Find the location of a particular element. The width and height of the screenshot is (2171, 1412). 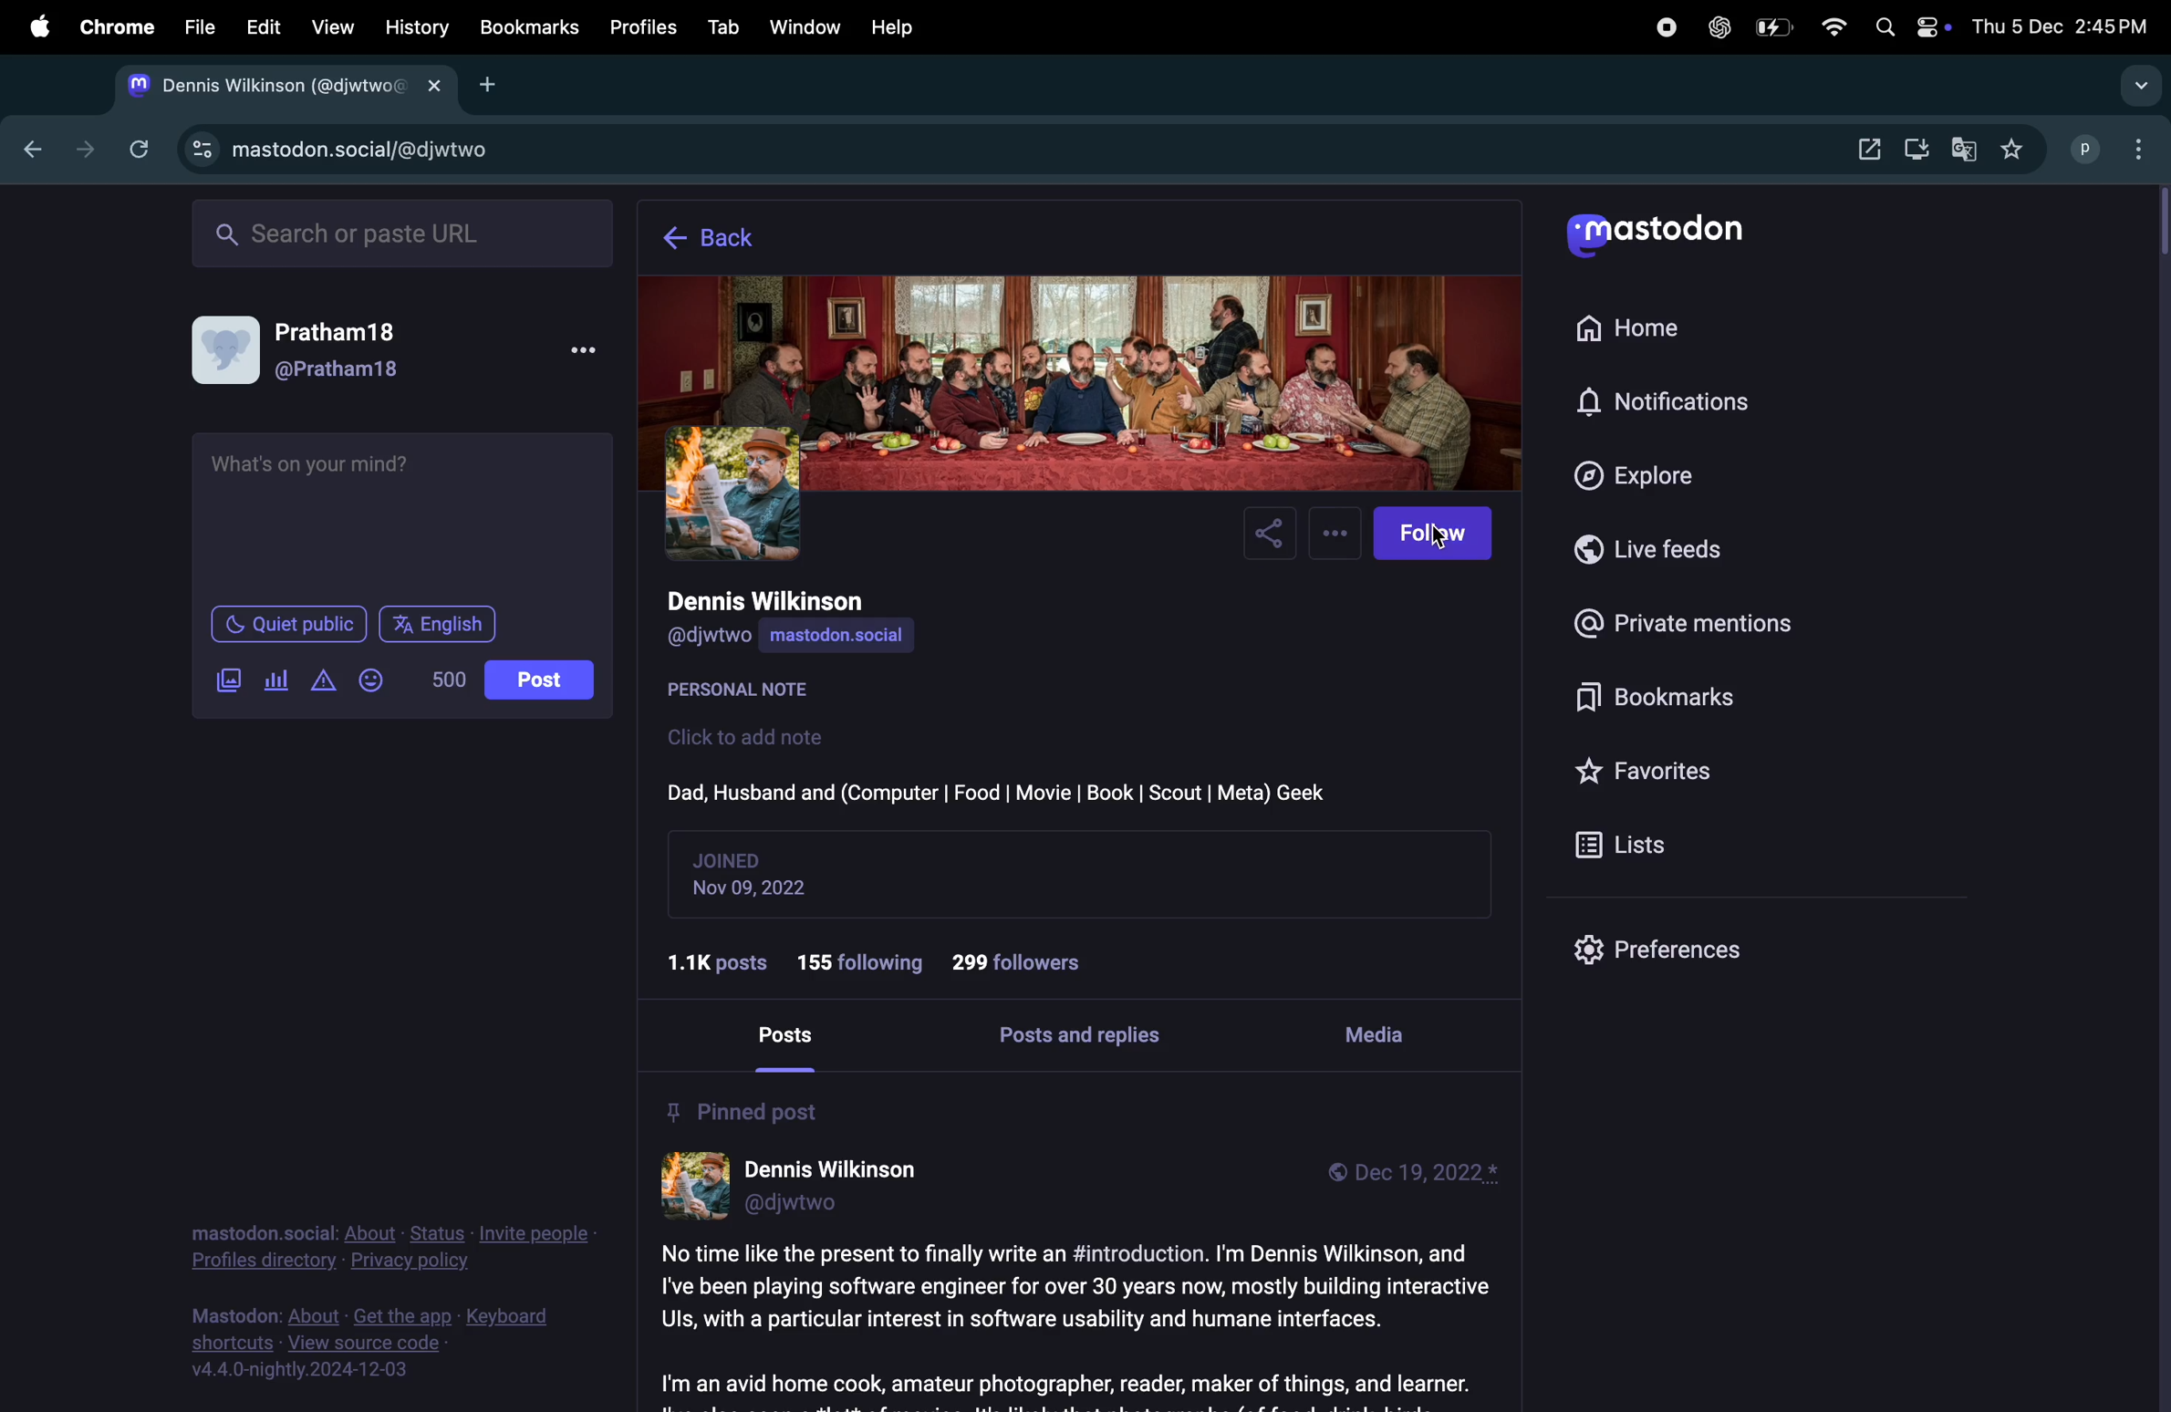

back is located at coordinates (37, 152).